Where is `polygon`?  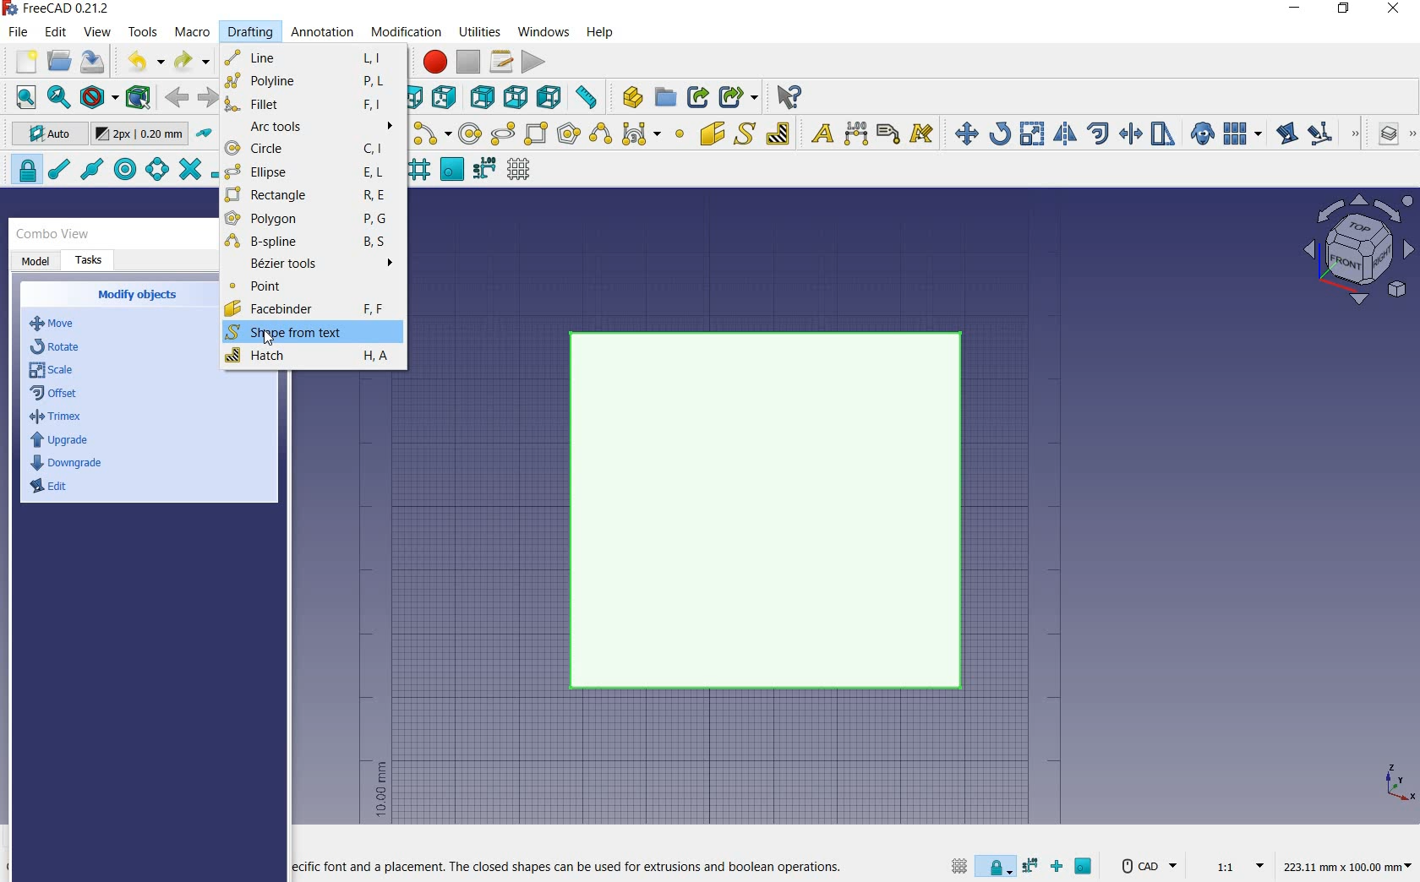
polygon is located at coordinates (310, 221).